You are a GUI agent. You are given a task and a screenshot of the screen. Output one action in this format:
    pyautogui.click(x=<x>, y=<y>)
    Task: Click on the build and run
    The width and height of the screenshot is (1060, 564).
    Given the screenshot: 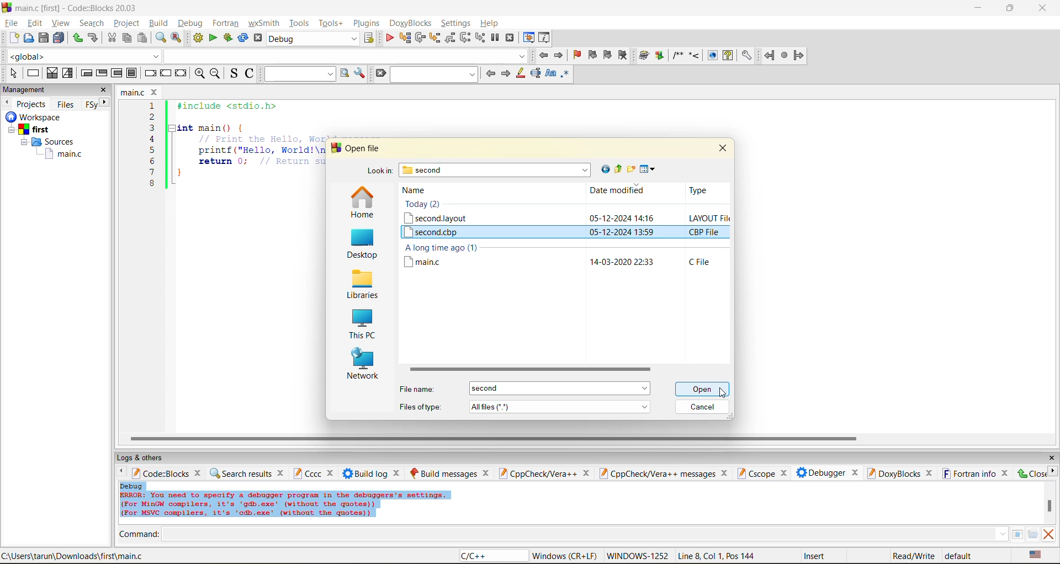 What is the action you would take?
    pyautogui.click(x=228, y=38)
    